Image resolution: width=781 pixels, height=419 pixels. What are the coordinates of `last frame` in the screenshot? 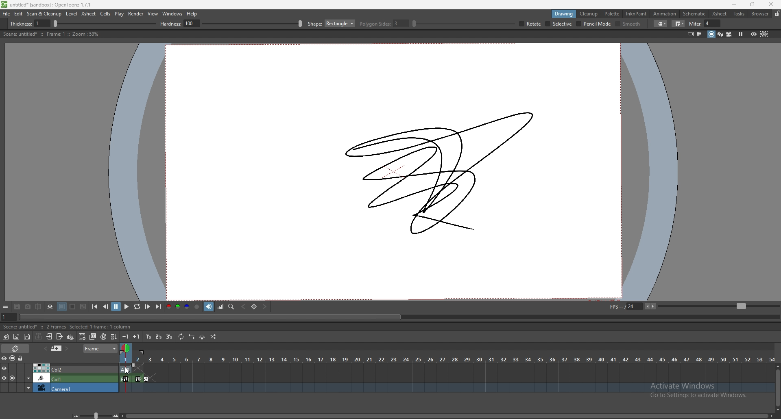 It's located at (157, 307).